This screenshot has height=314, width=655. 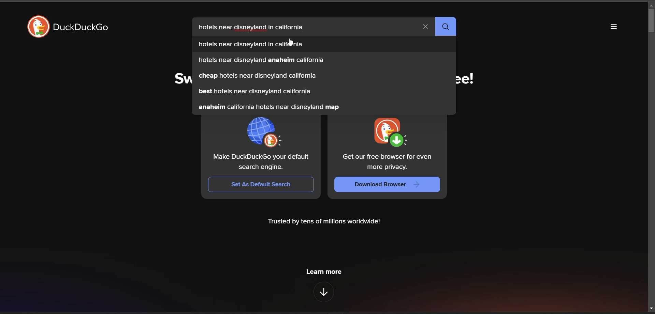 What do you see at coordinates (388, 184) in the screenshot?
I see `Download Browser` at bounding box center [388, 184].